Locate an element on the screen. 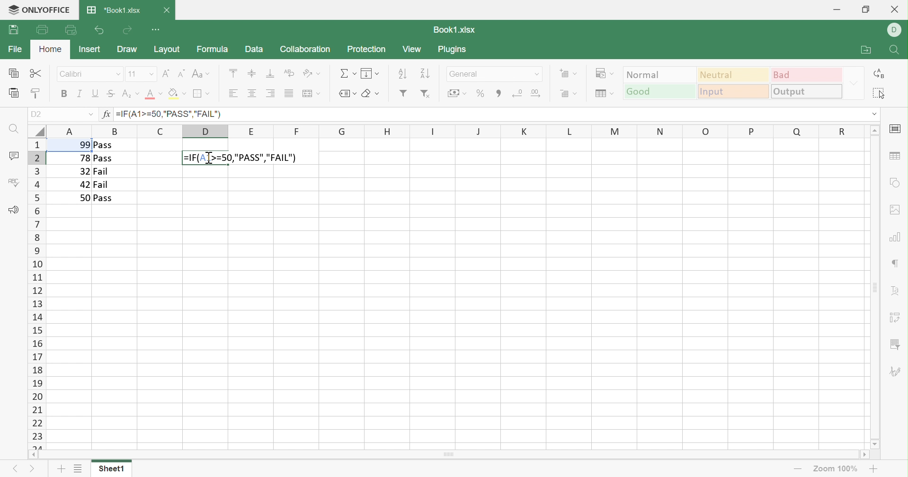 This screenshot has height=477, width=908. Find is located at coordinates (893, 51).